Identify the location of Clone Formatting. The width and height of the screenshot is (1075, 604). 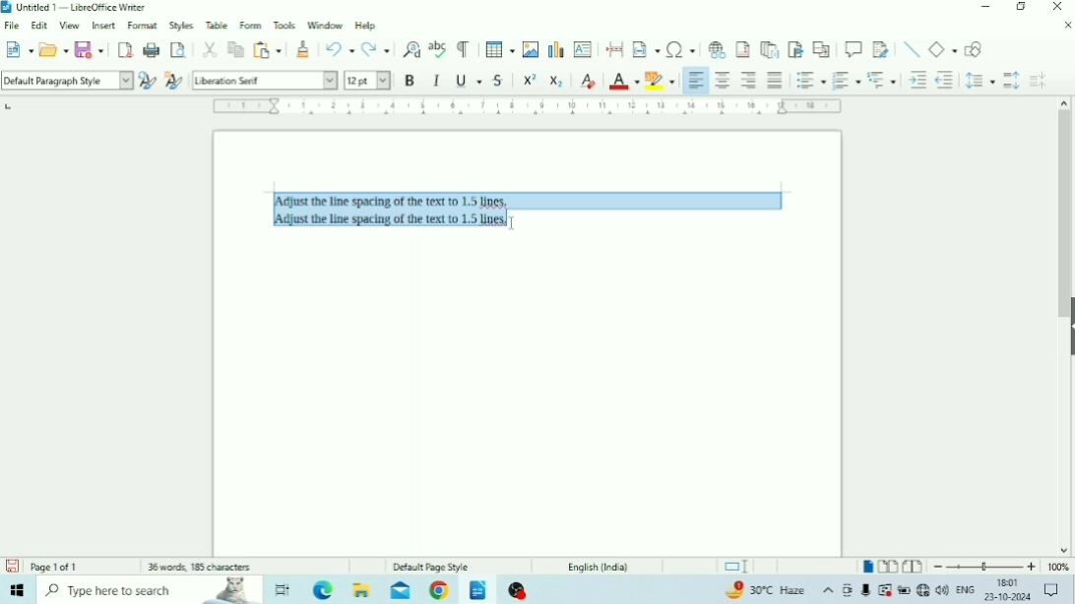
(303, 49).